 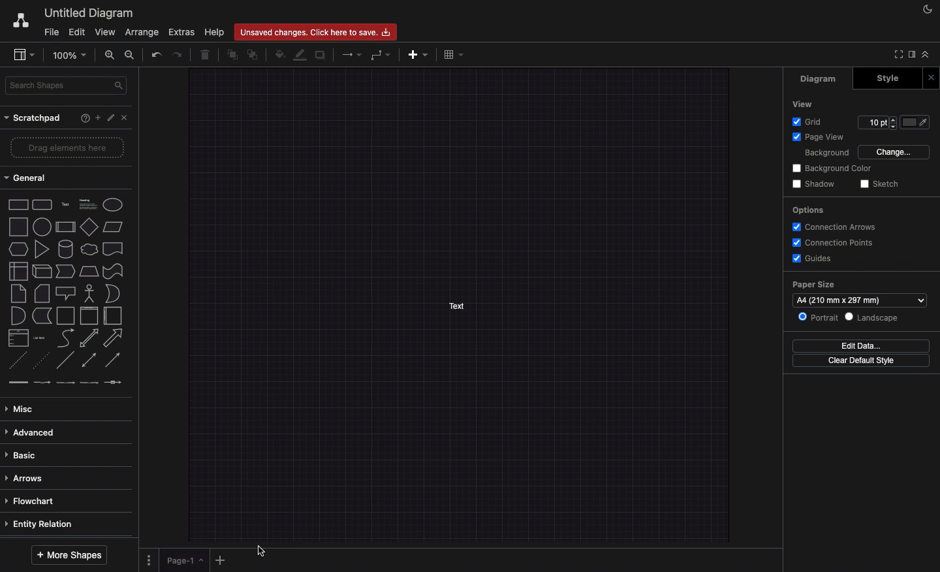 What do you see at coordinates (84, 118) in the screenshot?
I see `Help` at bounding box center [84, 118].